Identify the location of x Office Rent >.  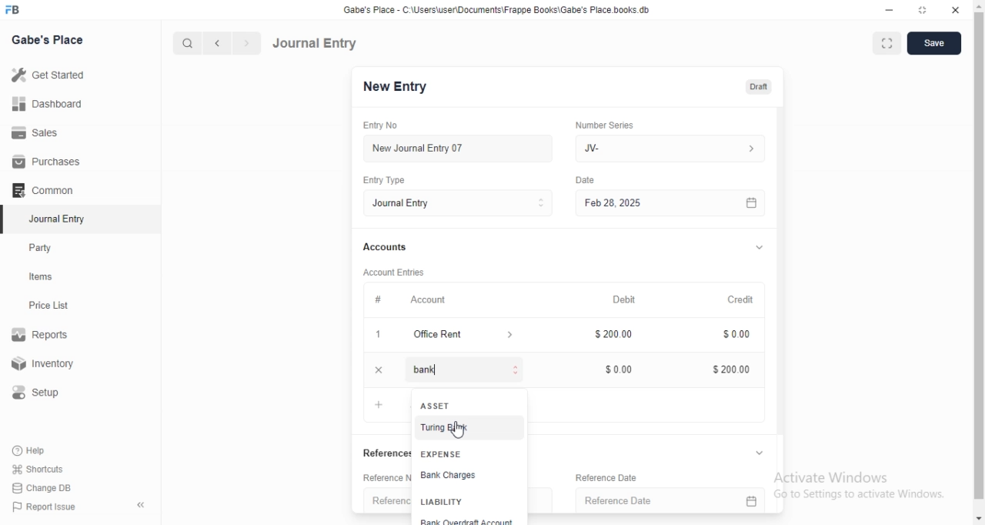
(452, 335).